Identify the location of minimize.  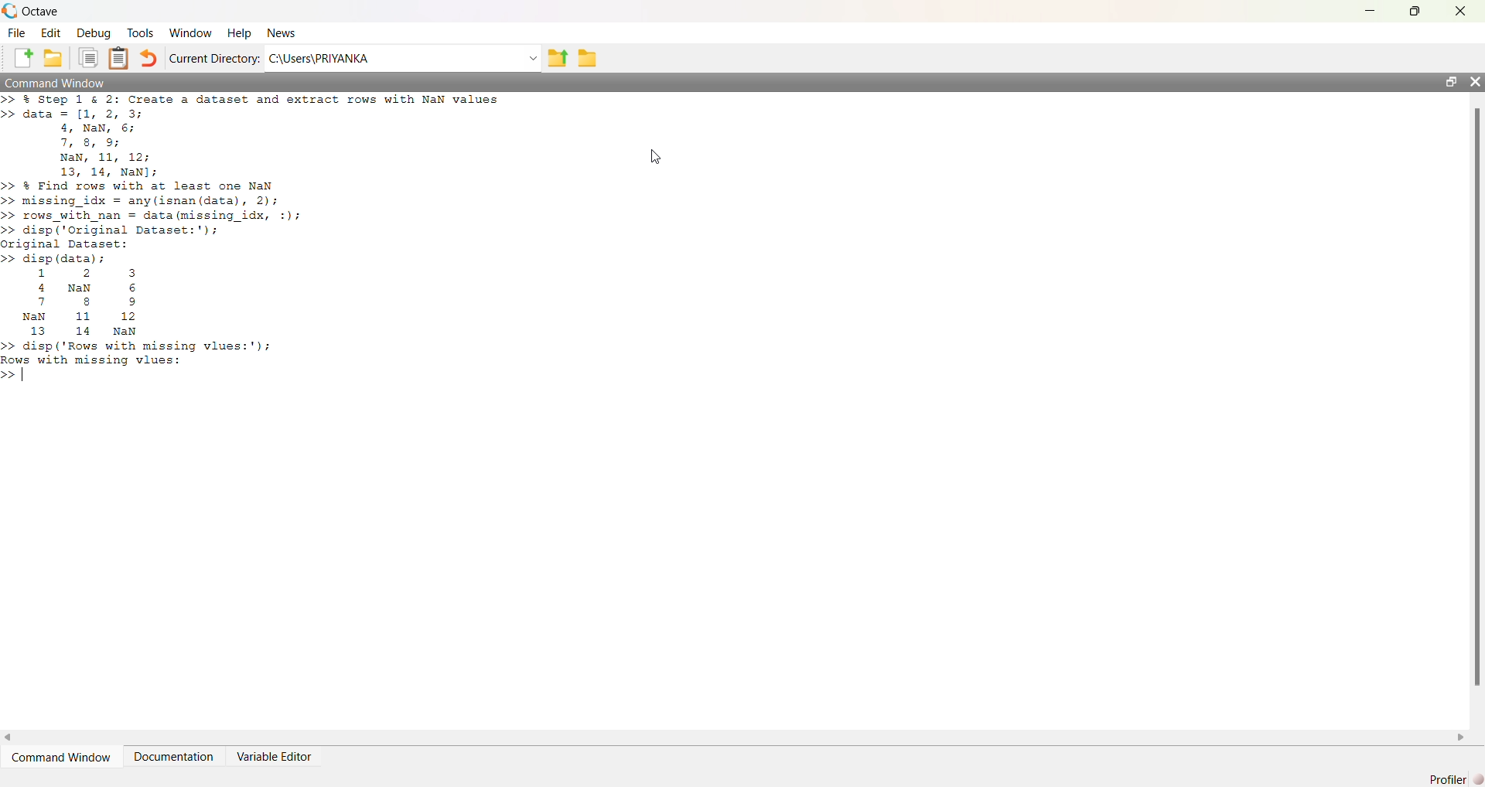
(1371, 11).